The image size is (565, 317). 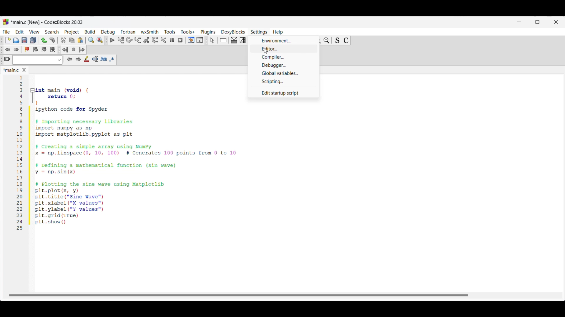 I want to click on Selected text, so click(x=95, y=59).